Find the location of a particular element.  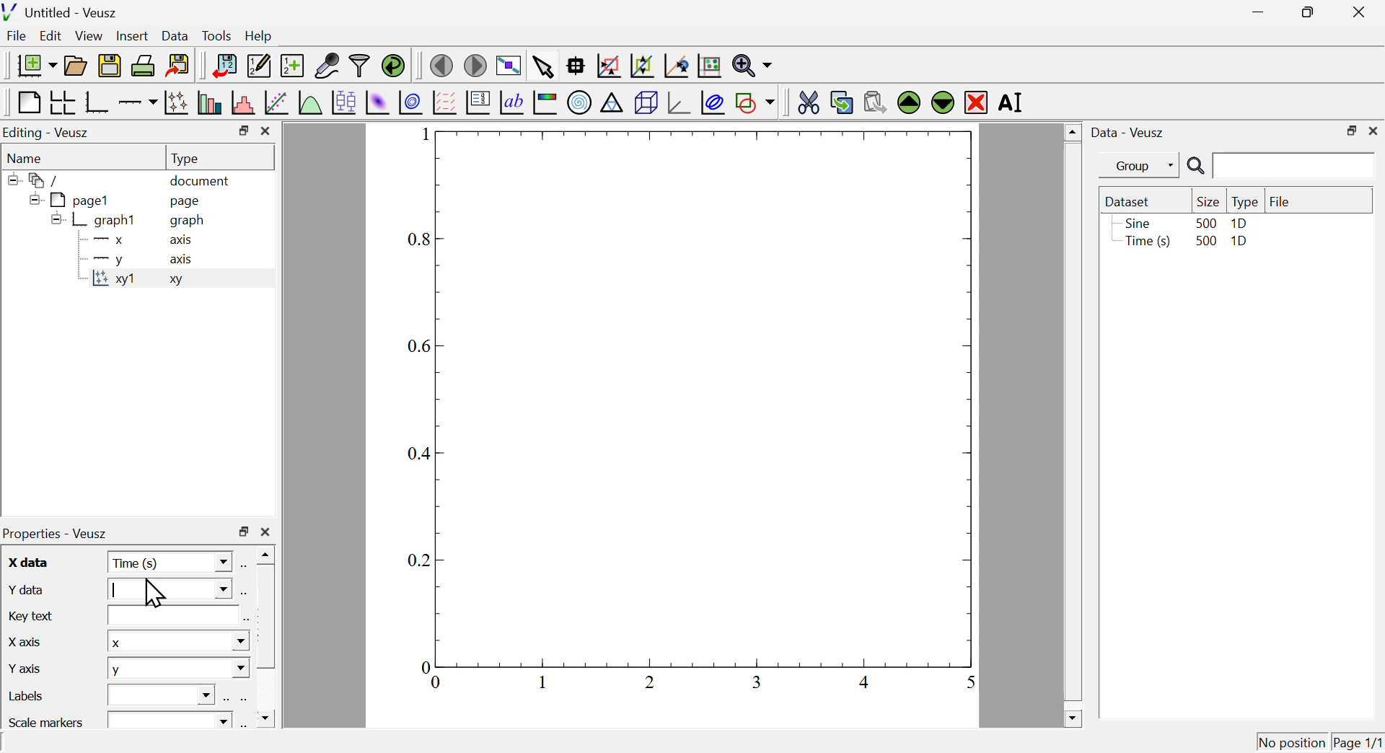

type is located at coordinates (188, 158).